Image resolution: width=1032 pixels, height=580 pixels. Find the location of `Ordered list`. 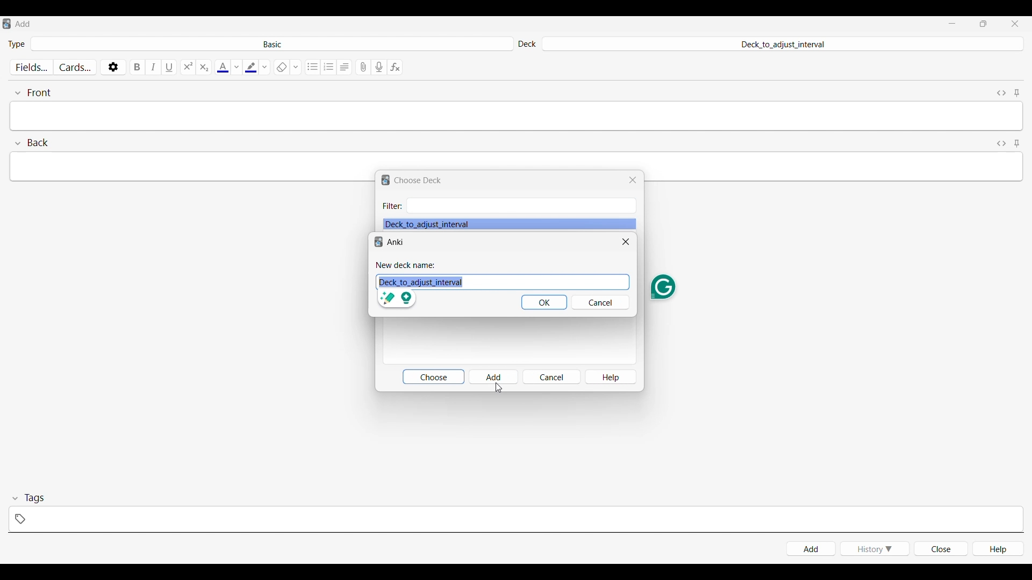

Ordered list is located at coordinates (329, 67).